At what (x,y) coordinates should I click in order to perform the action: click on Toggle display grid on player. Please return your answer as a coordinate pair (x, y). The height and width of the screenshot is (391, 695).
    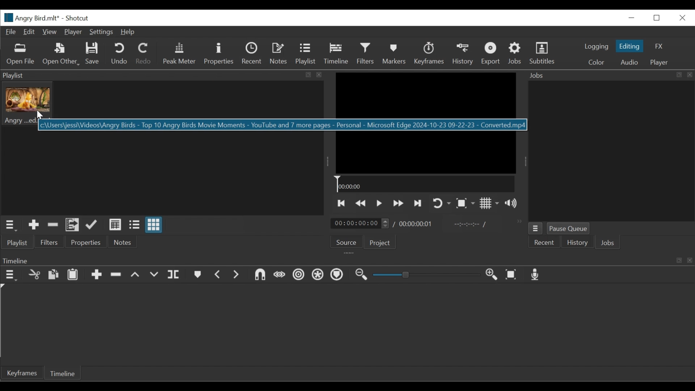
    Looking at the image, I should click on (490, 204).